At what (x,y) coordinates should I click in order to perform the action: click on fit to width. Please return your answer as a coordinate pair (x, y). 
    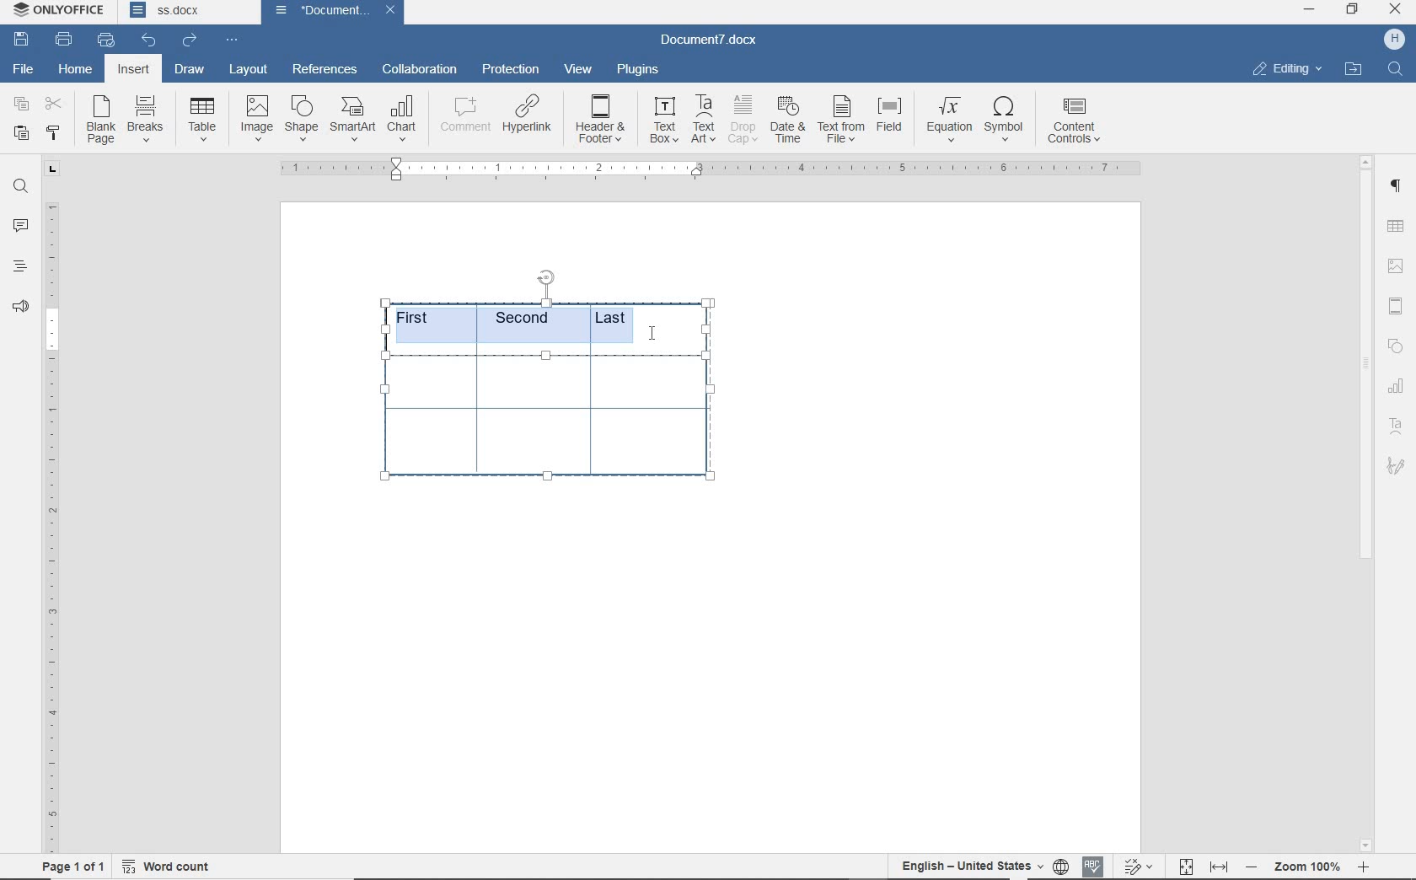
    Looking at the image, I should click on (1219, 864).